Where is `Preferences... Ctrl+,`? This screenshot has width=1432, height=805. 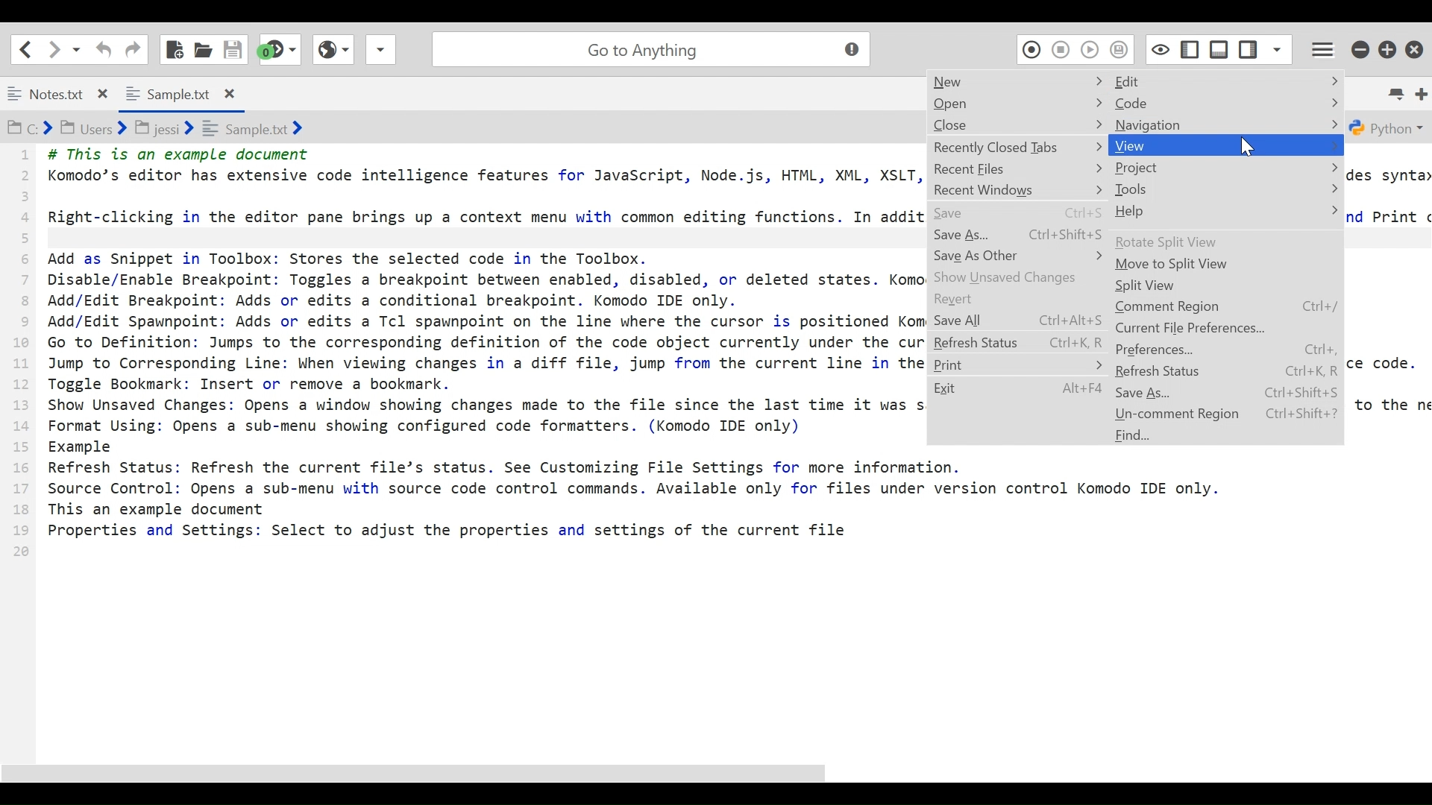 Preferences... Ctrl+, is located at coordinates (1227, 350).